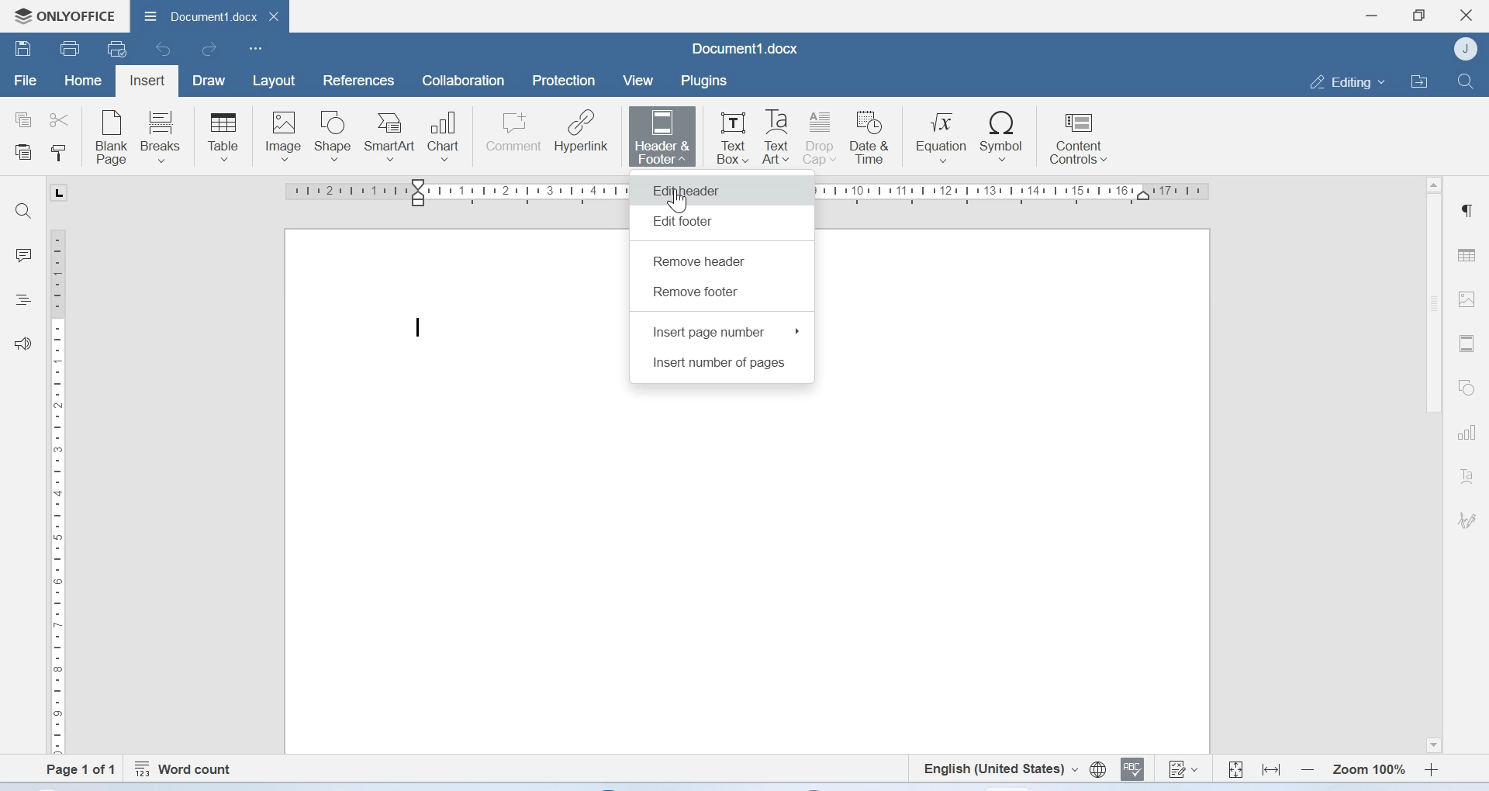 The image size is (1489, 791). I want to click on Remove header, so click(701, 263).